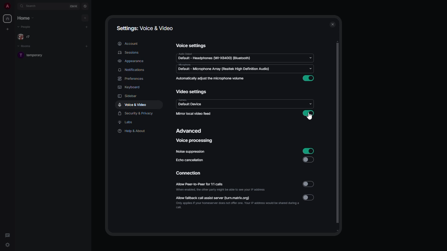 Image resolution: width=447 pixels, height=251 pixels. I want to click on allow peer-to-peer for 1:1 calls, so click(220, 186).